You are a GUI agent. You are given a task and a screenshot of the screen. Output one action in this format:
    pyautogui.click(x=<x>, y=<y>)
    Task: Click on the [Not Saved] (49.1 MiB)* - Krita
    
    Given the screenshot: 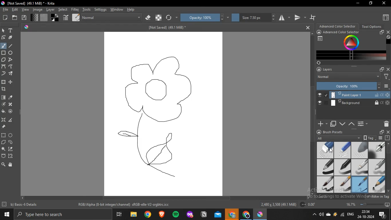 What is the action you would take?
    pyautogui.click(x=33, y=4)
    